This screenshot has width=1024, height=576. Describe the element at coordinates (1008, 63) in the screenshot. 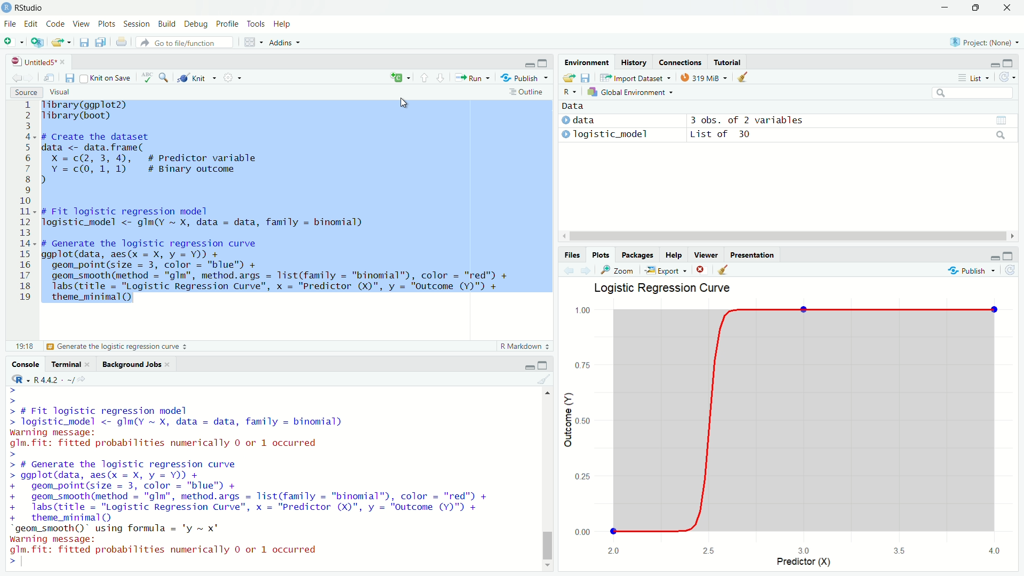

I see `maximize` at that location.